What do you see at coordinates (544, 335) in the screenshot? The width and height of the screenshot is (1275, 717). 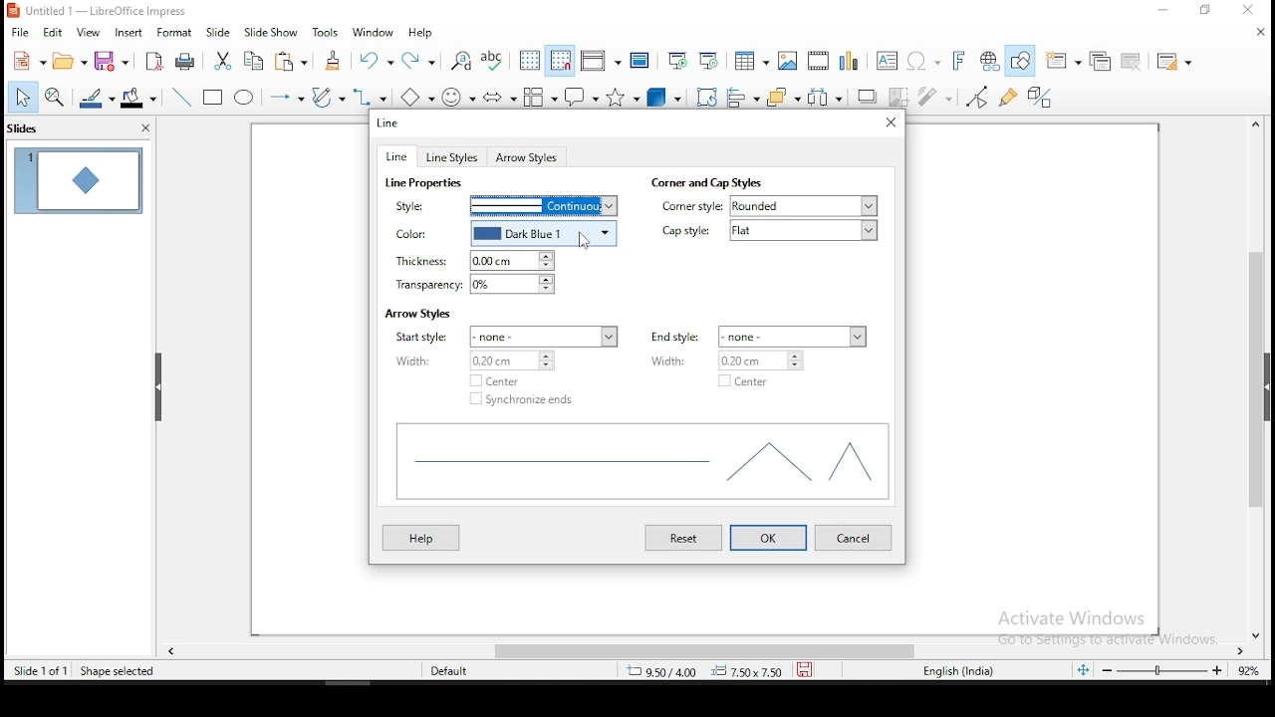 I see `none` at bounding box center [544, 335].